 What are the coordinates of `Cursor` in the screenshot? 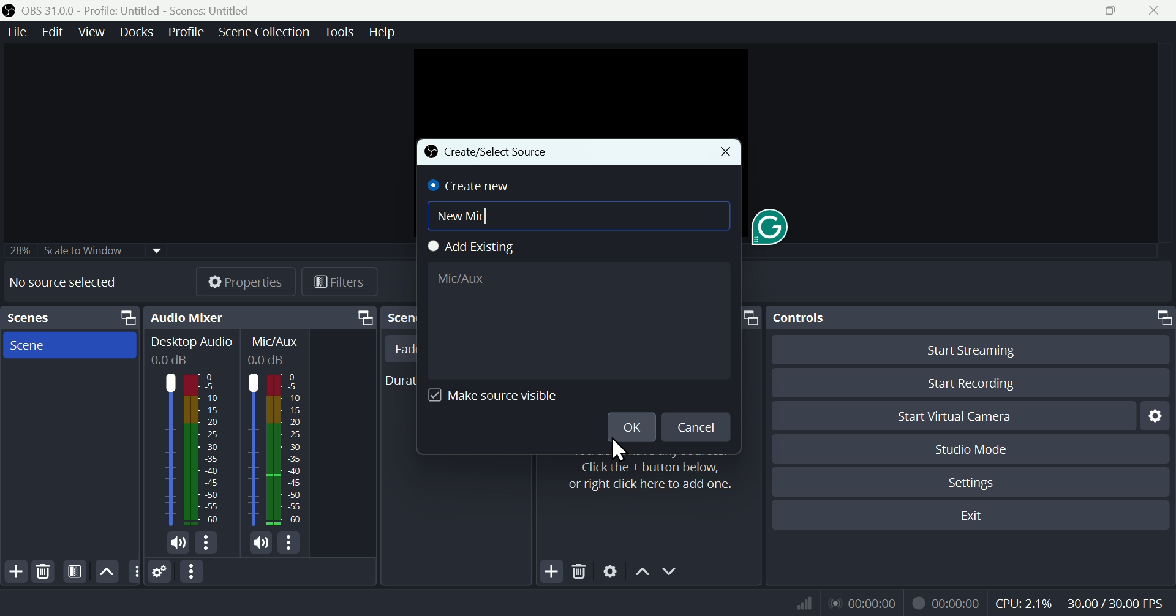 It's located at (619, 451).